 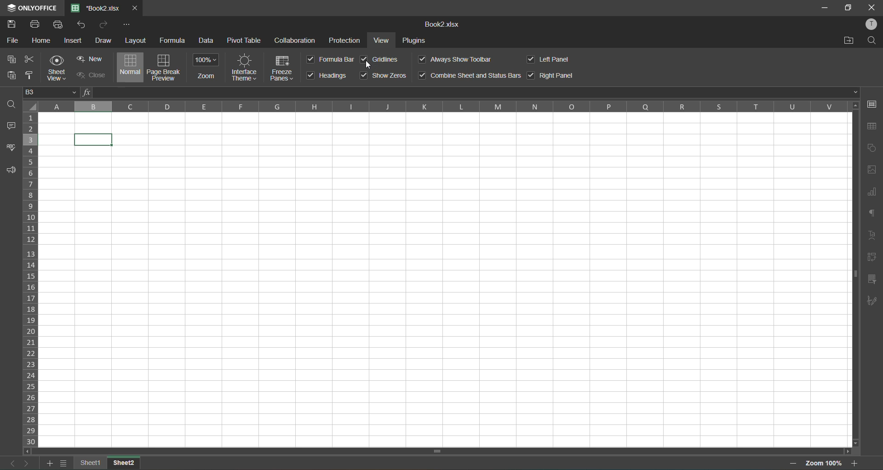 What do you see at coordinates (25, 462) in the screenshot?
I see `next` at bounding box center [25, 462].